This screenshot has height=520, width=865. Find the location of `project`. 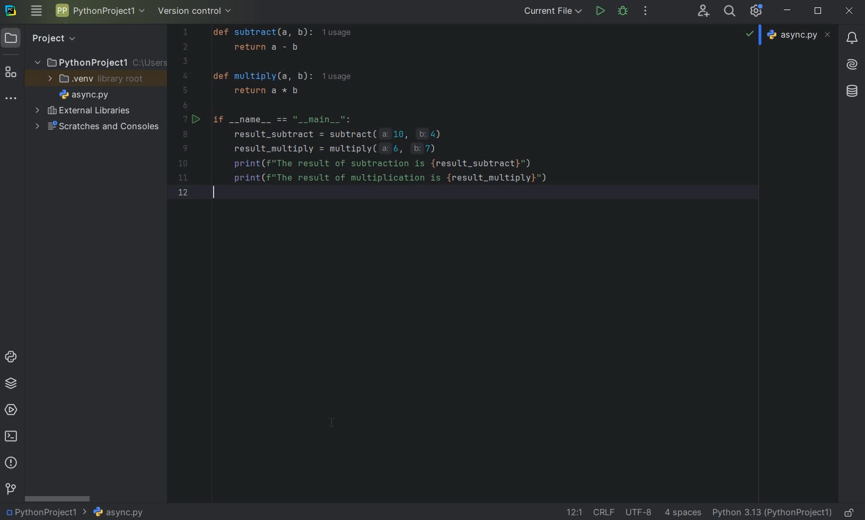

project is located at coordinates (42, 38).